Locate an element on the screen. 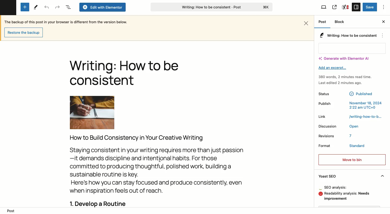 The image size is (390, 214). Image is located at coordinates (92, 112).